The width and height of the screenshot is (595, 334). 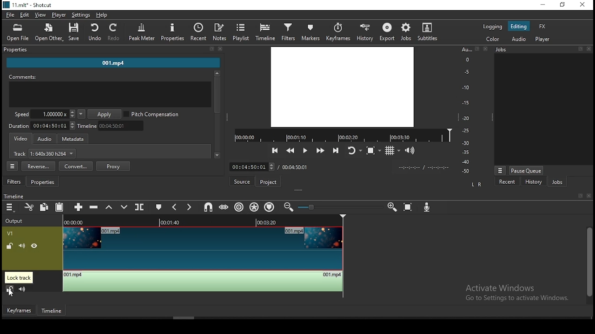 What do you see at coordinates (473, 110) in the screenshot?
I see `audio scale` at bounding box center [473, 110].